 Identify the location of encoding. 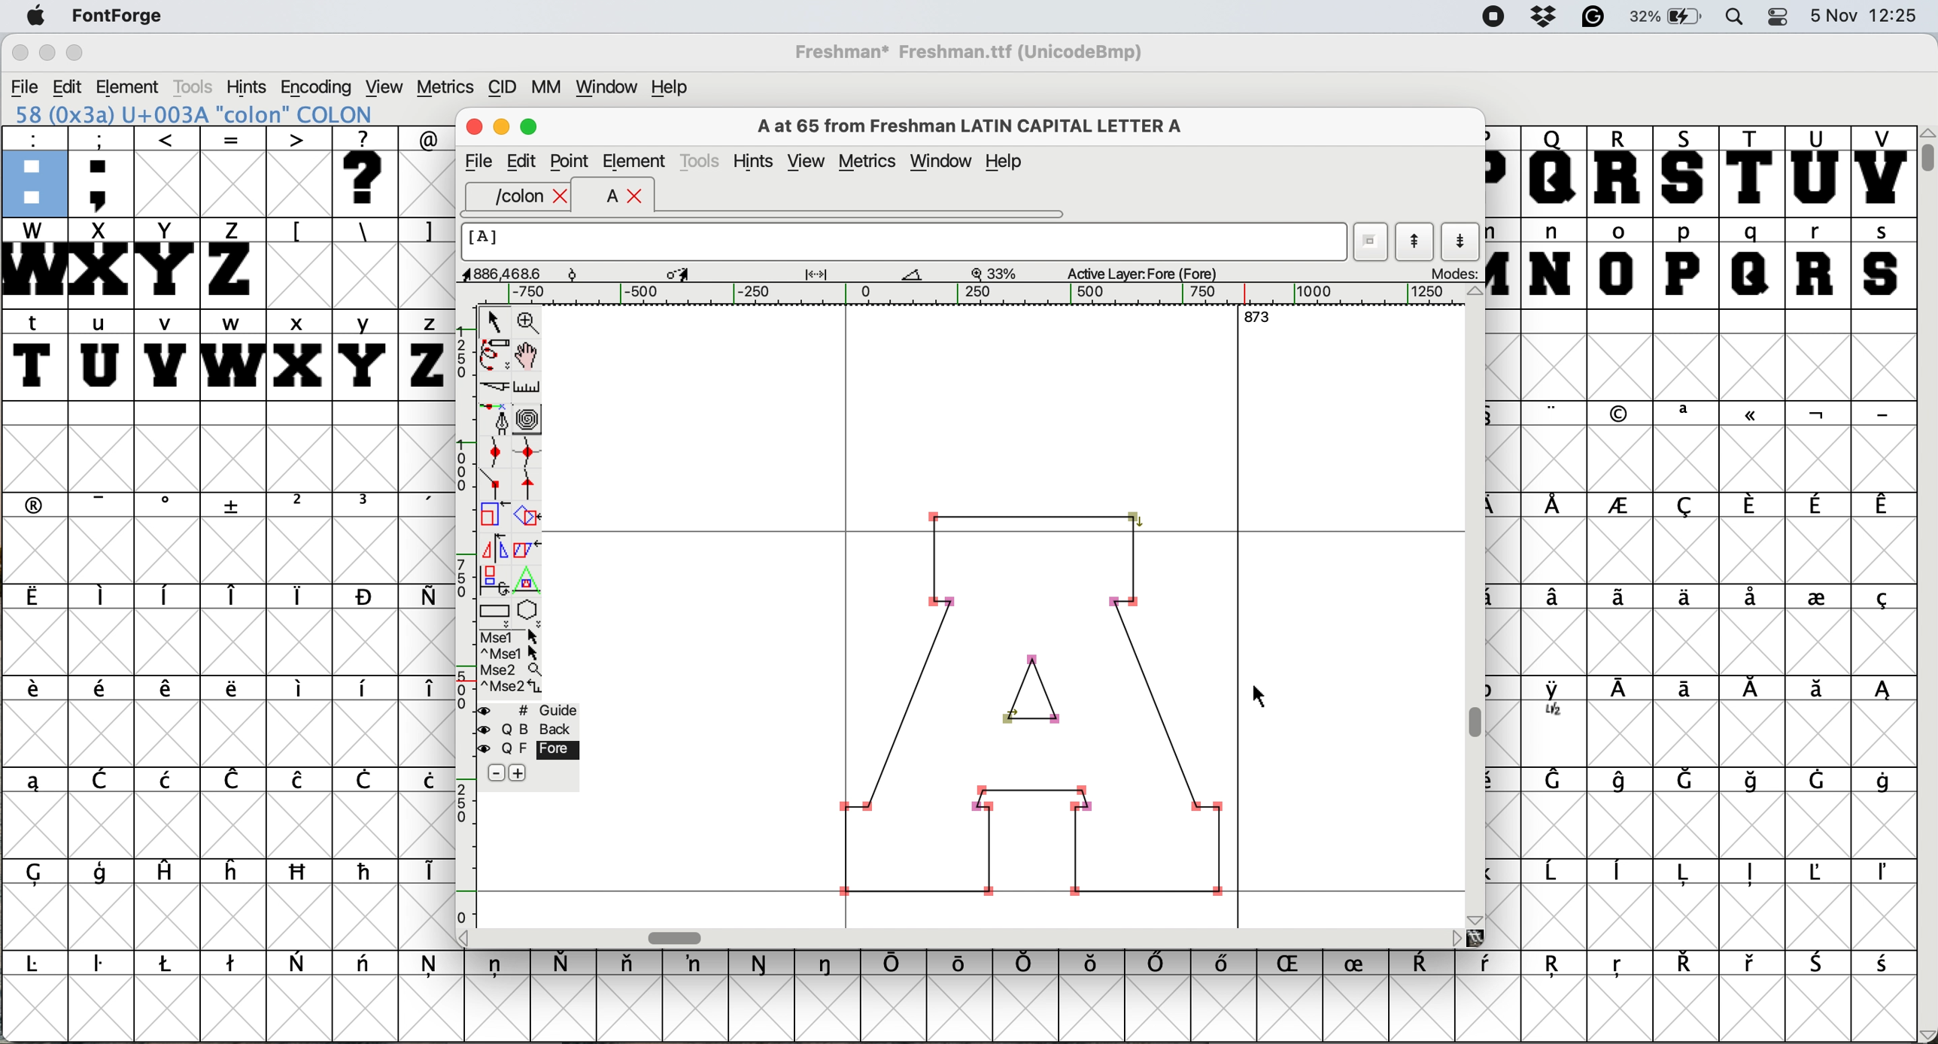
(317, 87).